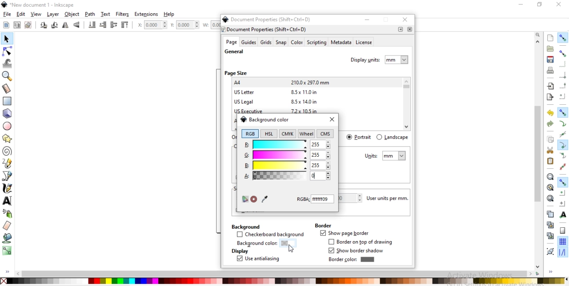  I want to click on minimize, so click(367, 20).